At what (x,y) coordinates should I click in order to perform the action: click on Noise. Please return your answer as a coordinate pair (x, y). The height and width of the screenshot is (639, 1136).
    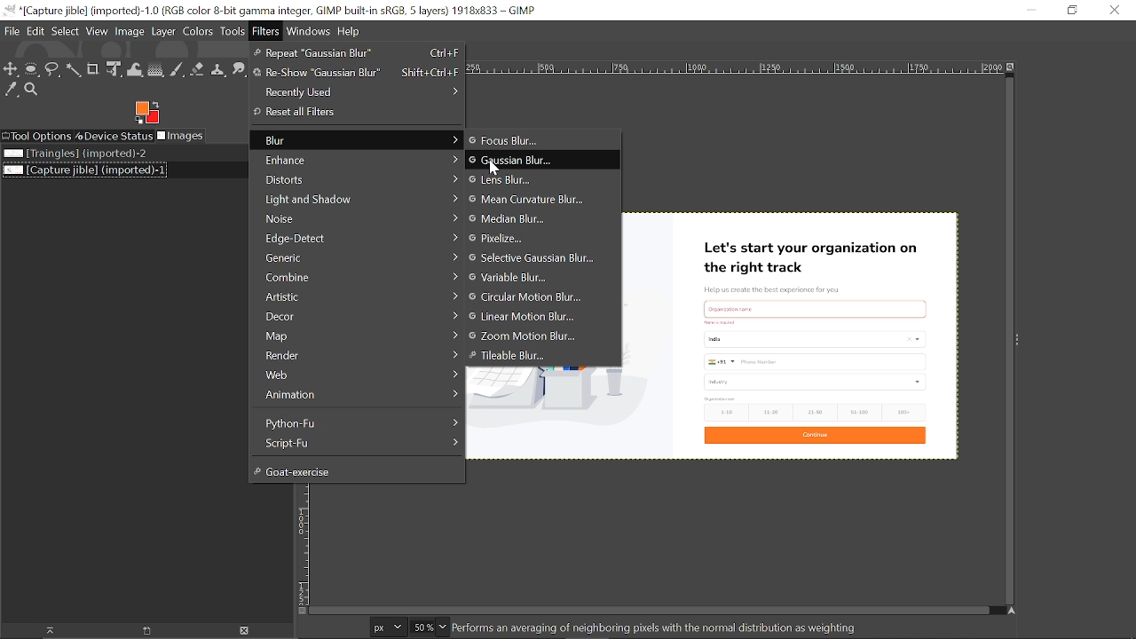
    Looking at the image, I should click on (357, 218).